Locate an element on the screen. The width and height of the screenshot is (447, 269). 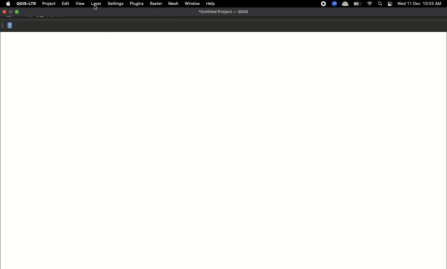
Apple is located at coordinates (7, 4).